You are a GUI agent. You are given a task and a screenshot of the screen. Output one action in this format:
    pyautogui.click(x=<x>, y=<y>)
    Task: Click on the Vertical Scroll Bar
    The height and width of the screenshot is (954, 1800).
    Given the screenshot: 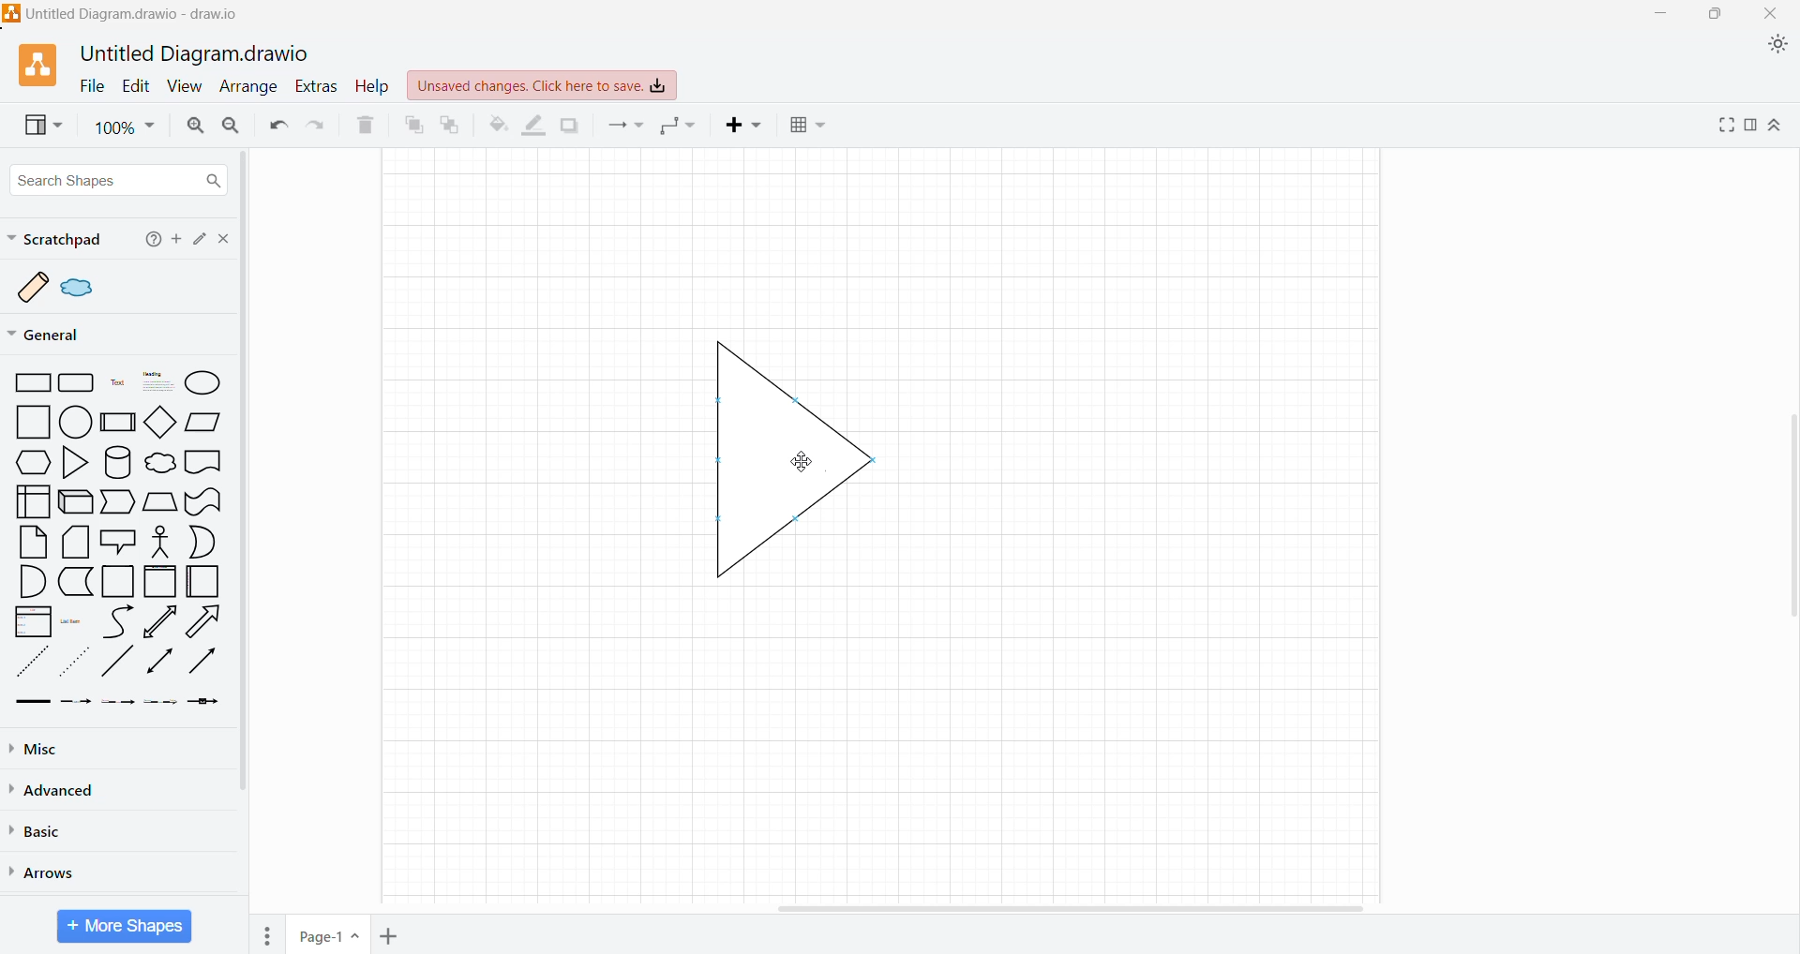 What is the action you would take?
    pyautogui.click(x=1789, y=518)
    